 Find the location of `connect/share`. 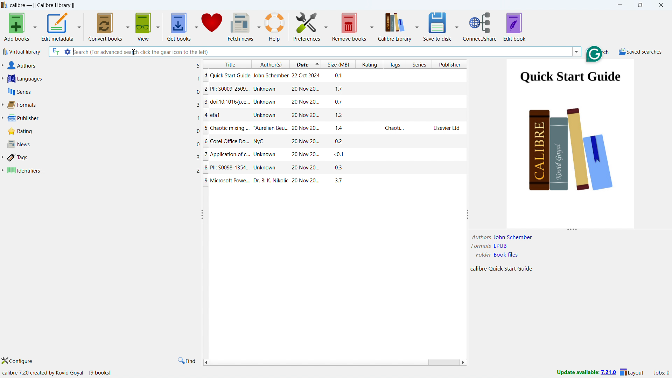

connect/share is located at coordinates (480, 26).